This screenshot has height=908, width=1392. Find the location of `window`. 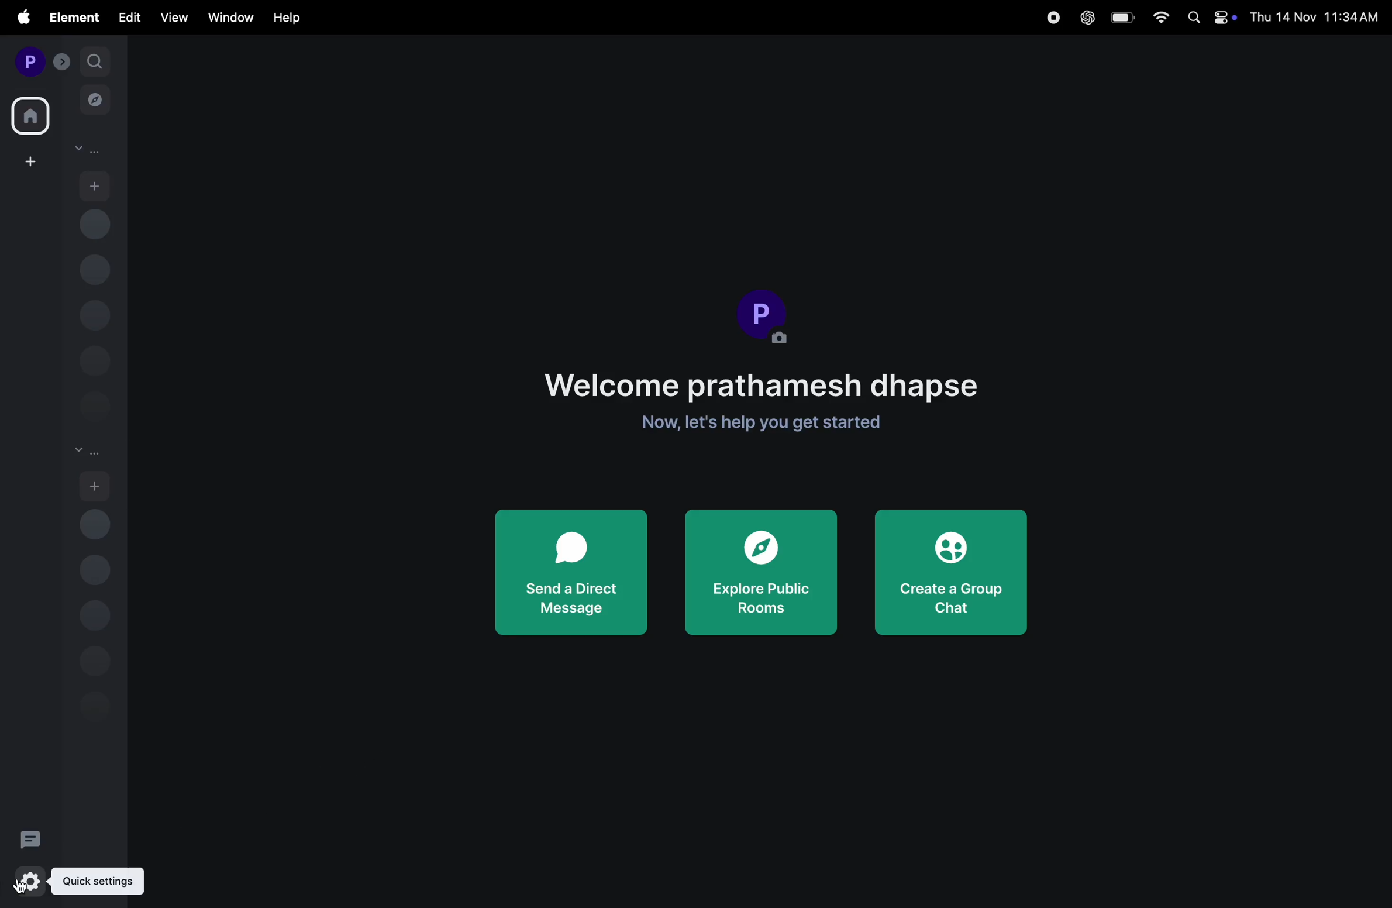

window is located at coordinates (226, 18).